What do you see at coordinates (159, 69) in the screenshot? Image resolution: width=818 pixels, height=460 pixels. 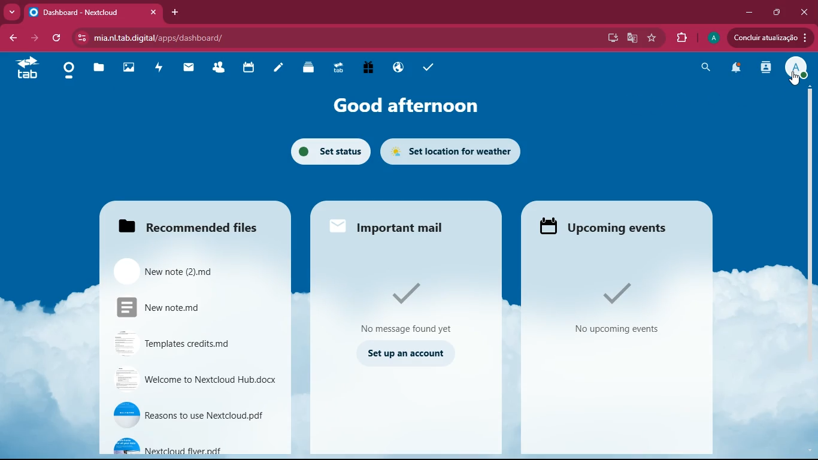 I see `activity` at bounding box center [159, 69].